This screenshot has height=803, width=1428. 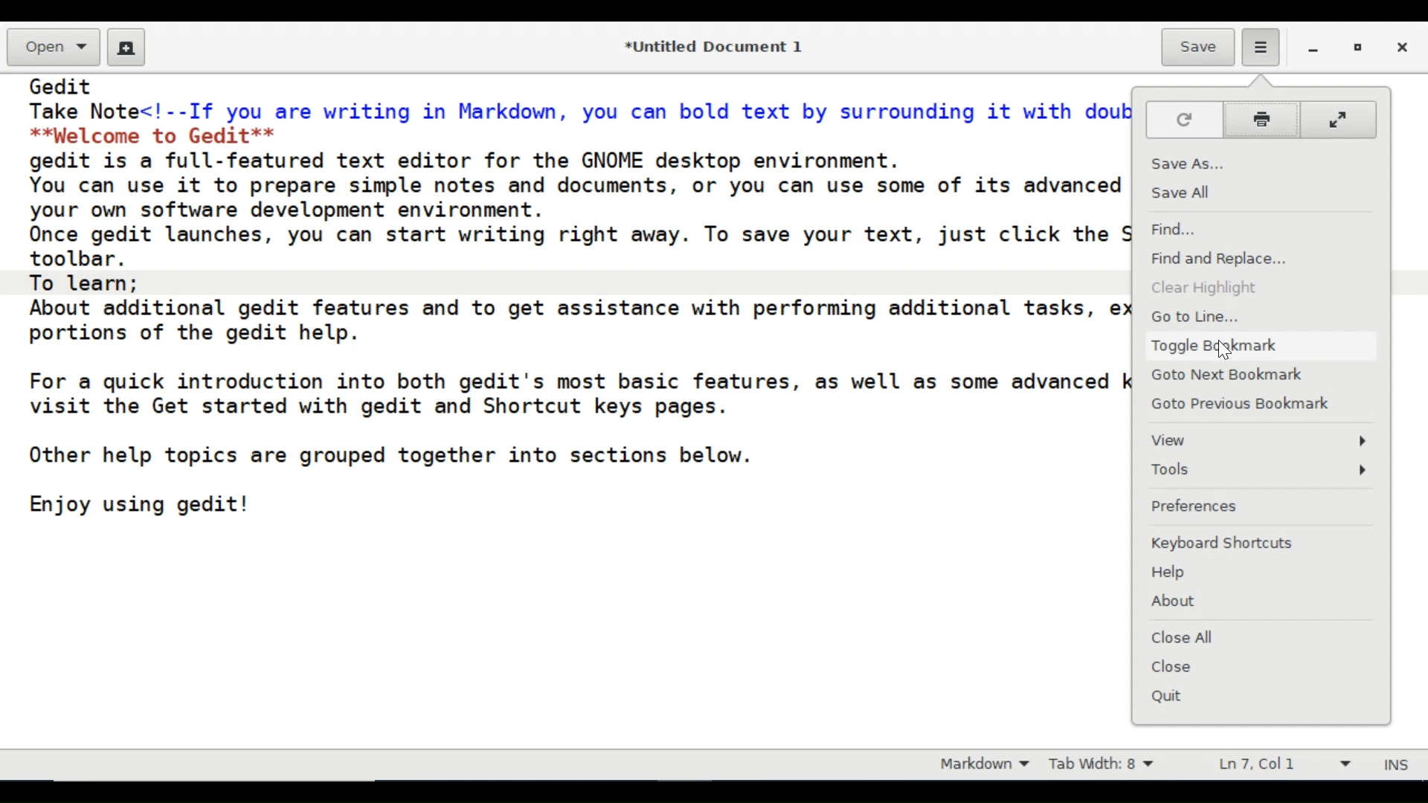 What do you see at coordinates (1105, 766) in the screenshot?
I see `Tab Width` at bounding box center [1105, 766].